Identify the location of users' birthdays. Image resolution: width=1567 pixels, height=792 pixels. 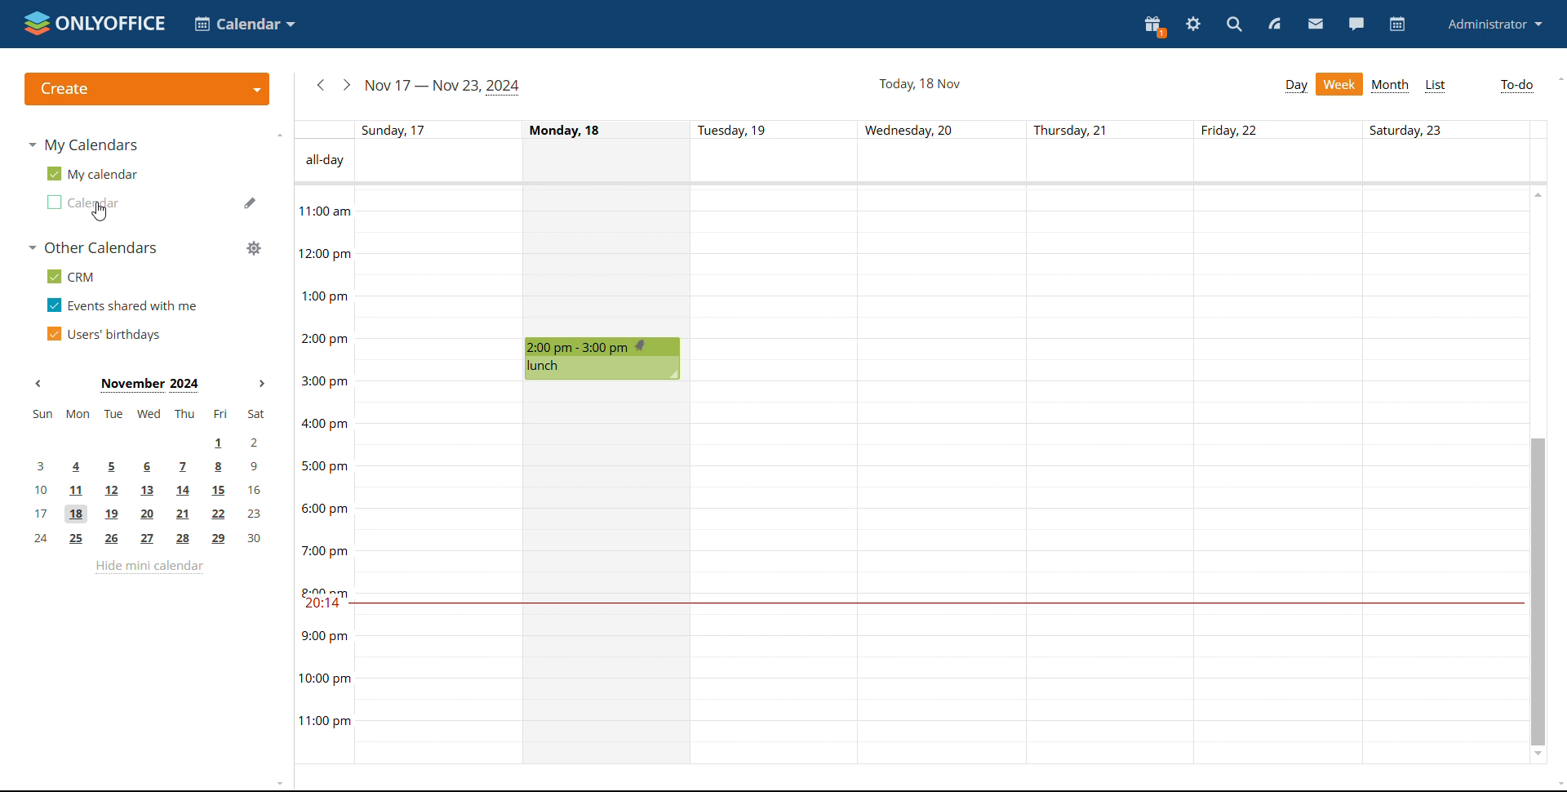
(104, 334).